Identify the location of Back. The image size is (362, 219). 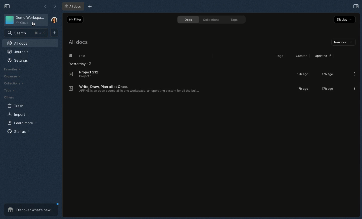
(45, 6).